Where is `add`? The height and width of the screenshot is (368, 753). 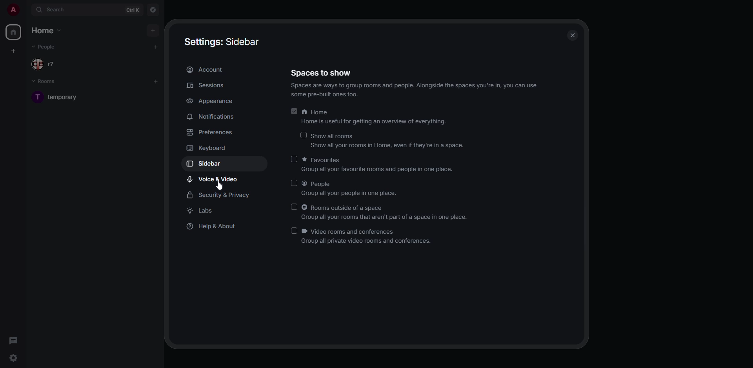 add is located at coordinates (154, 30).